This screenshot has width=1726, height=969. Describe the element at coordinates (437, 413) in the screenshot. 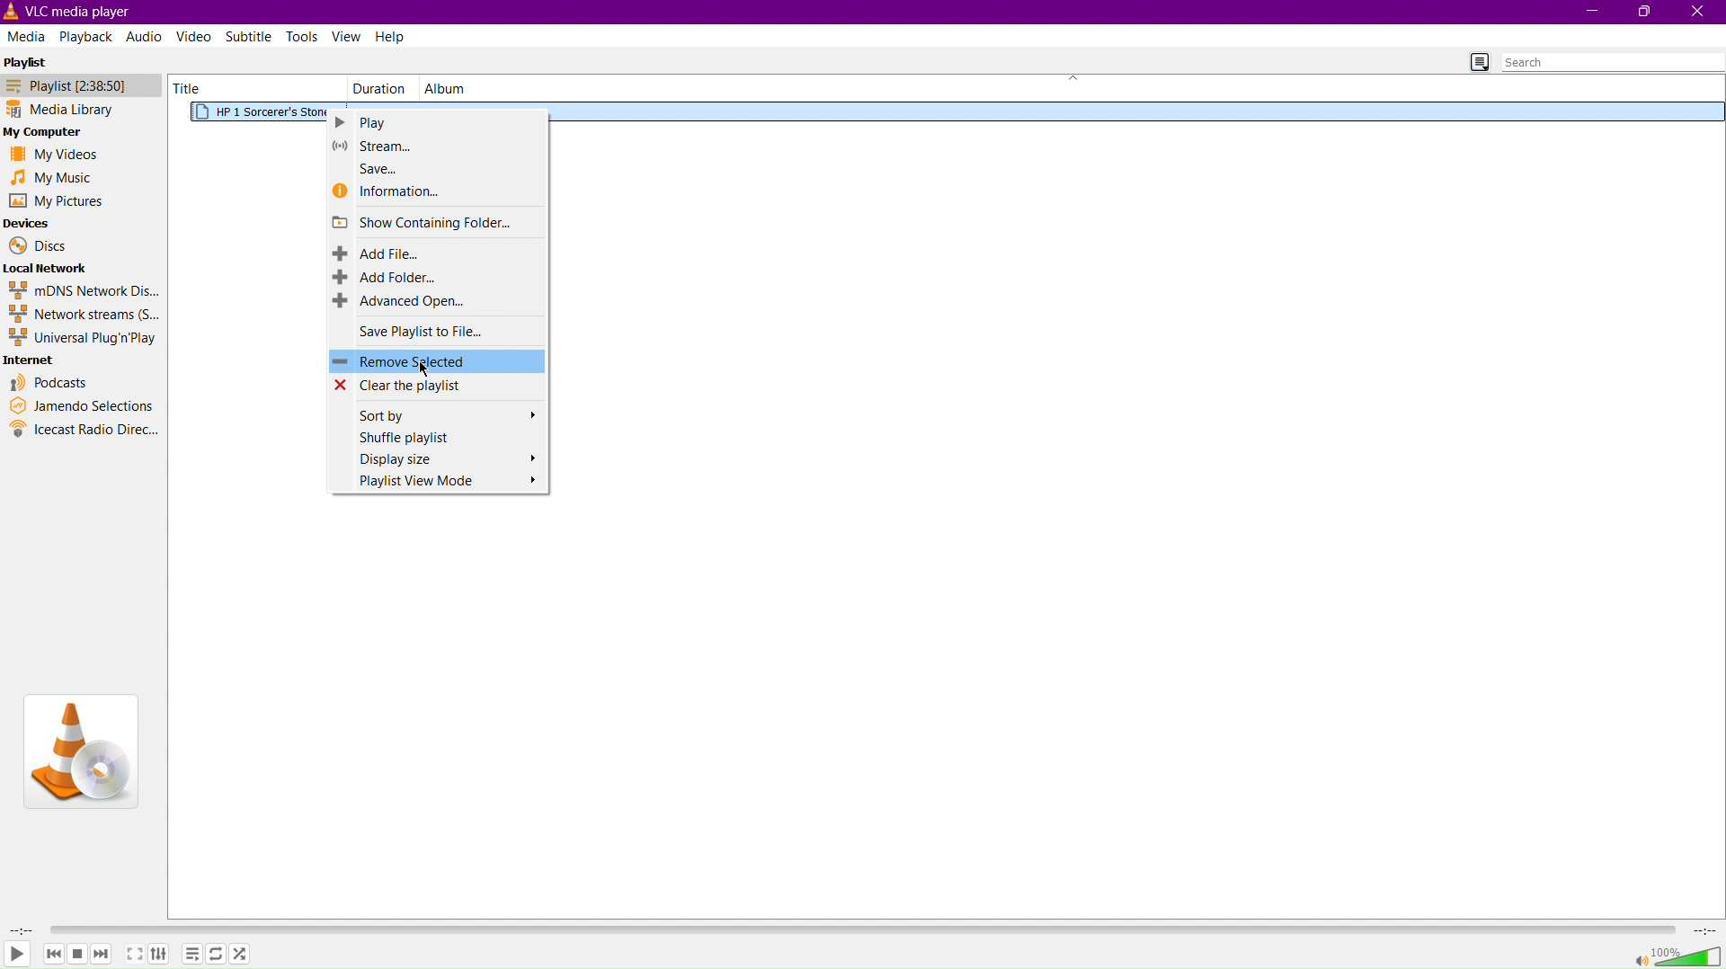

I see `Sort by` at that location.